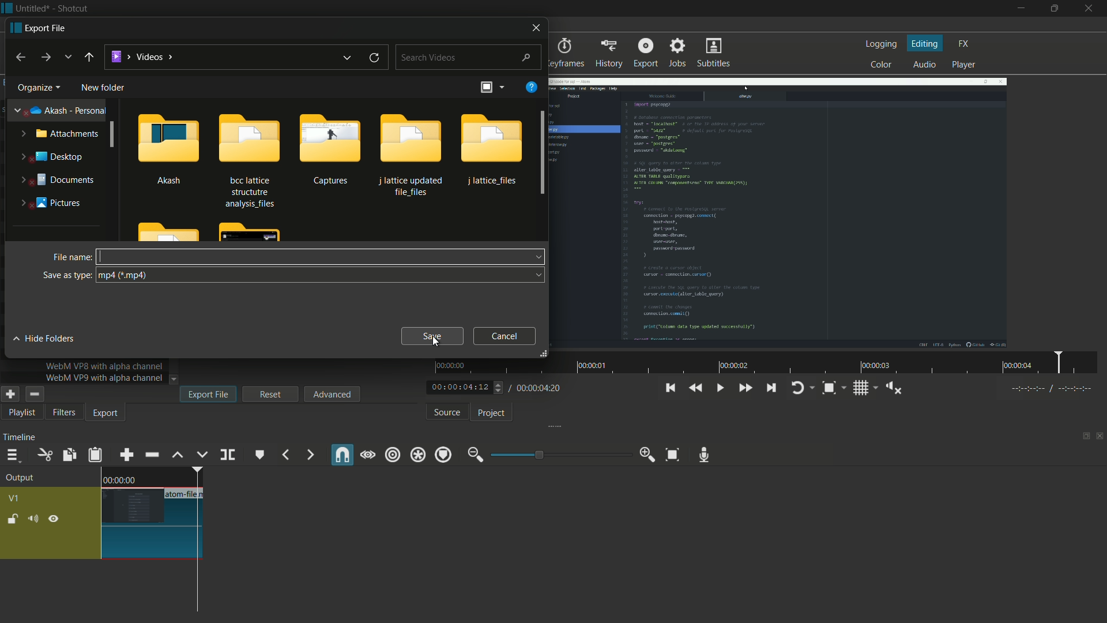 Image resolution: width=1107 pixels, height=623 pixels. Describe the element at coordinates (539, 388) in the screenshot. I see `total time` at that location.